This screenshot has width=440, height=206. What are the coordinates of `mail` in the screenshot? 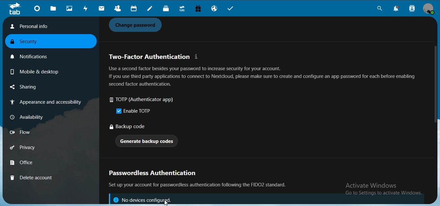 It's located at (102, 9).